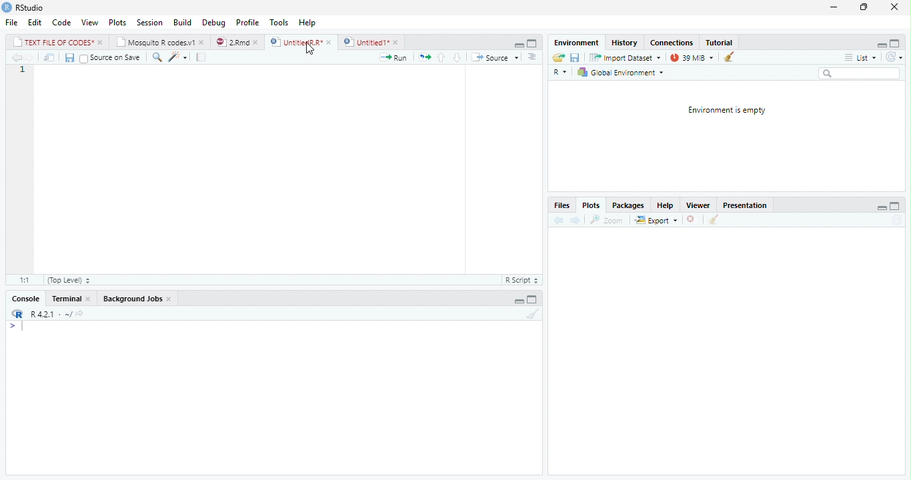 The image size is (911, 480). What do you see at coordinates (137, 298) in the screenshot?
I see `Background Jobs` at bounding box center [137, 298].